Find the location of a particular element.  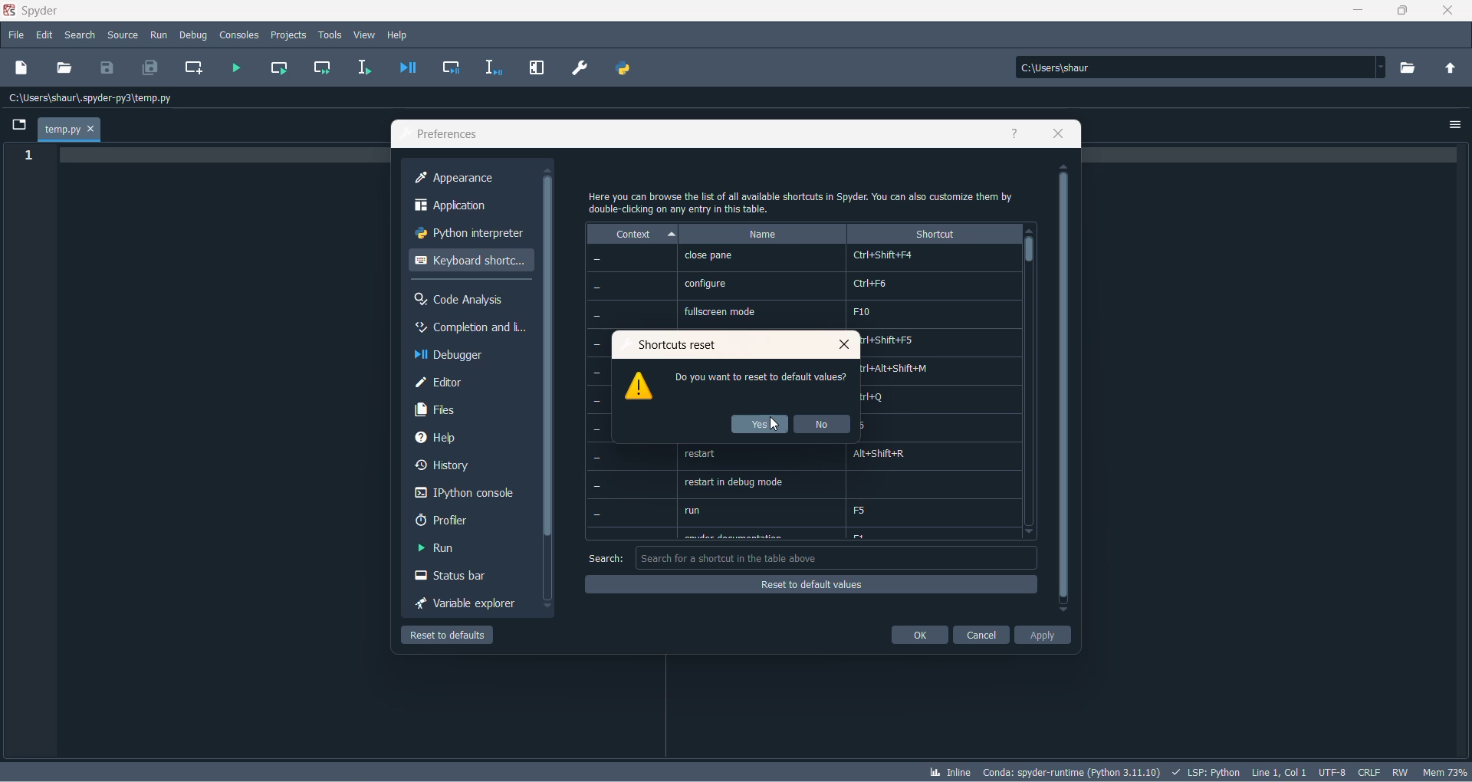

spyder version is located at coordinates (1069, 771).